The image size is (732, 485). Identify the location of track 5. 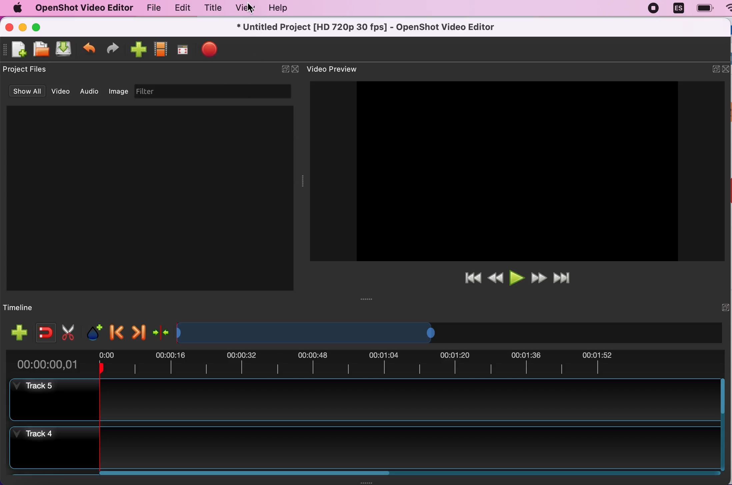
(363, 400).